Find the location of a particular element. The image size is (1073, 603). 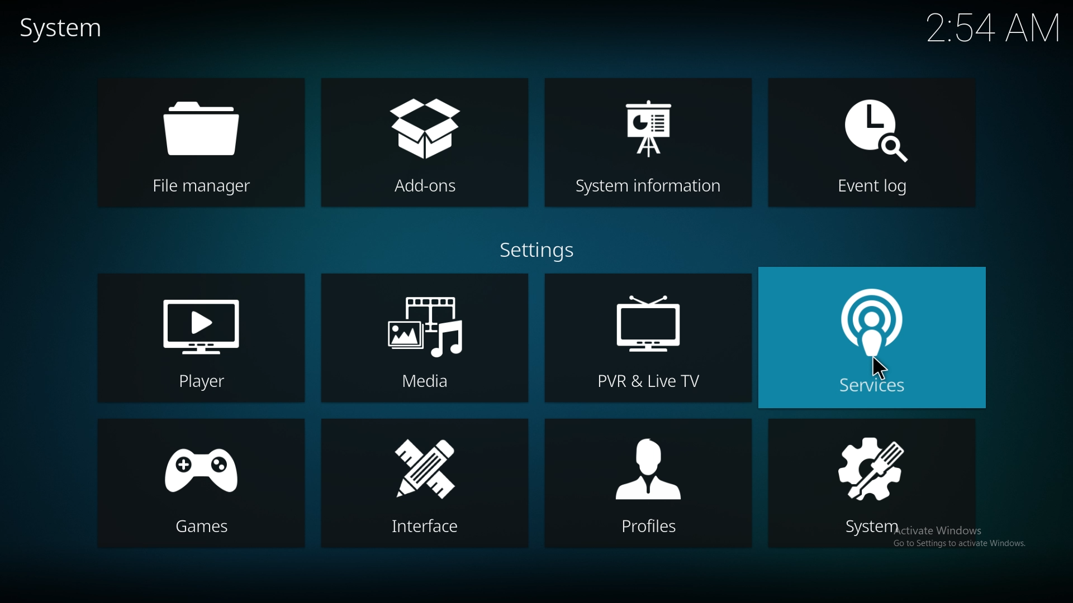

settings is located at coordinates (539, 249).